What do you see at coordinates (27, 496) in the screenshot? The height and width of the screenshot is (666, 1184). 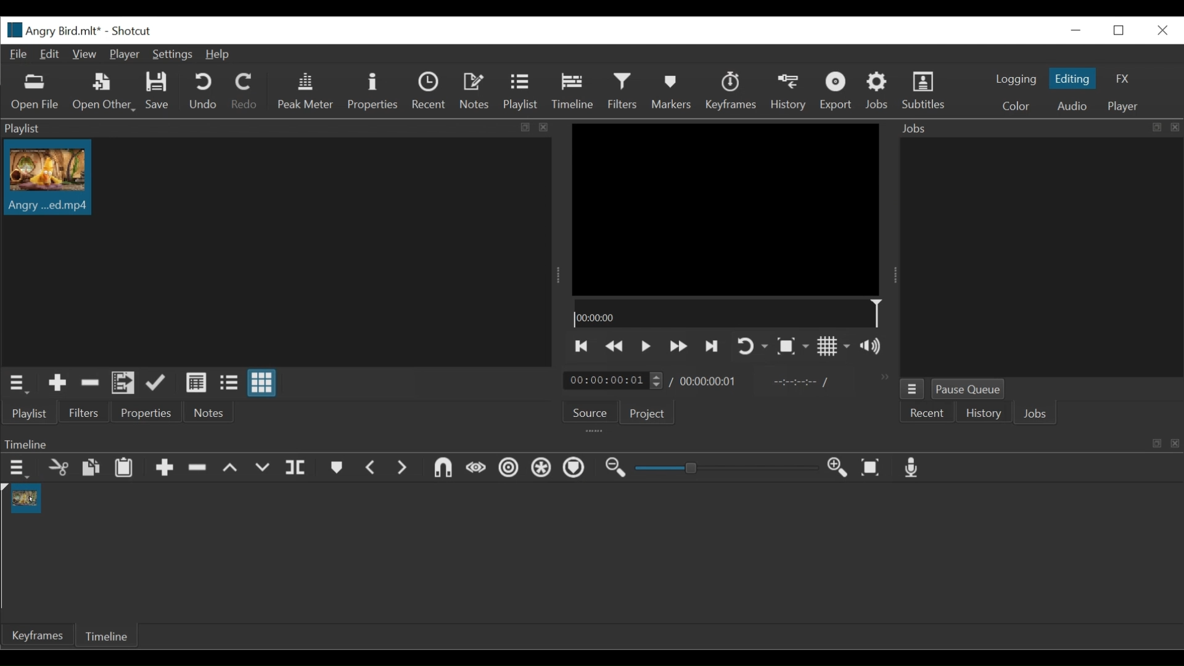 I see `Clip` at bounding box center [27, 496].